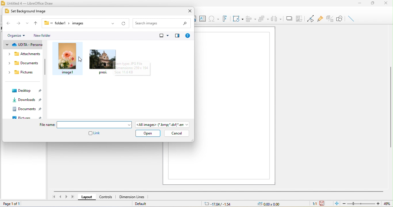  What do you see at coordinates (390, 108) in the screenshot?
I see `vertical scroll bar` at bounding box center [390, 108].